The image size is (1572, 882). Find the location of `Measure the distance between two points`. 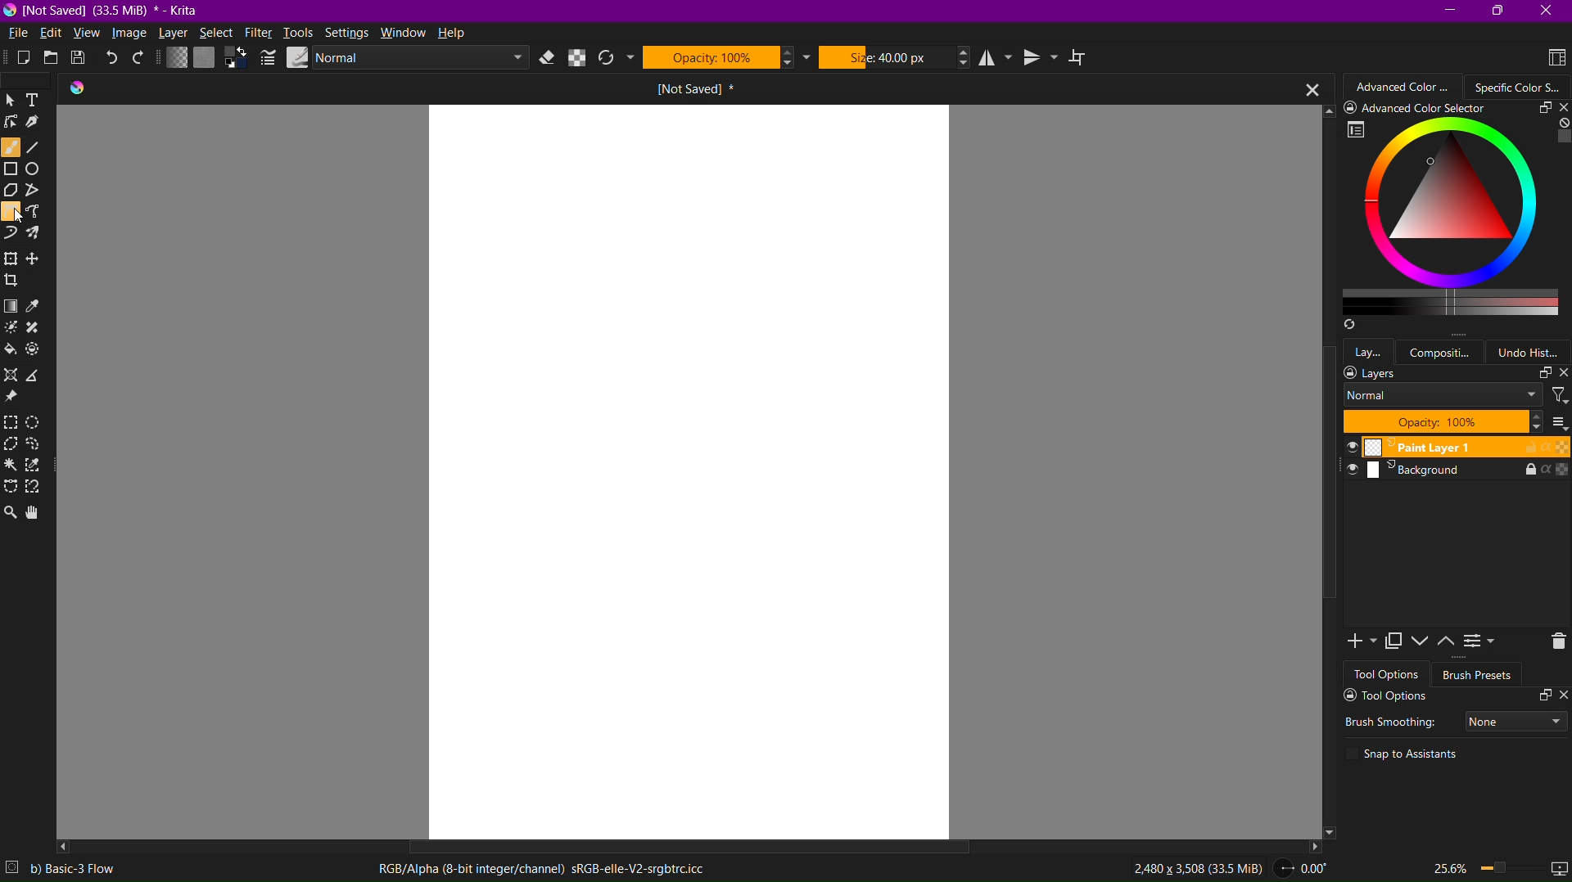

Measure the distance between two points is located at coordinates (38, 376).